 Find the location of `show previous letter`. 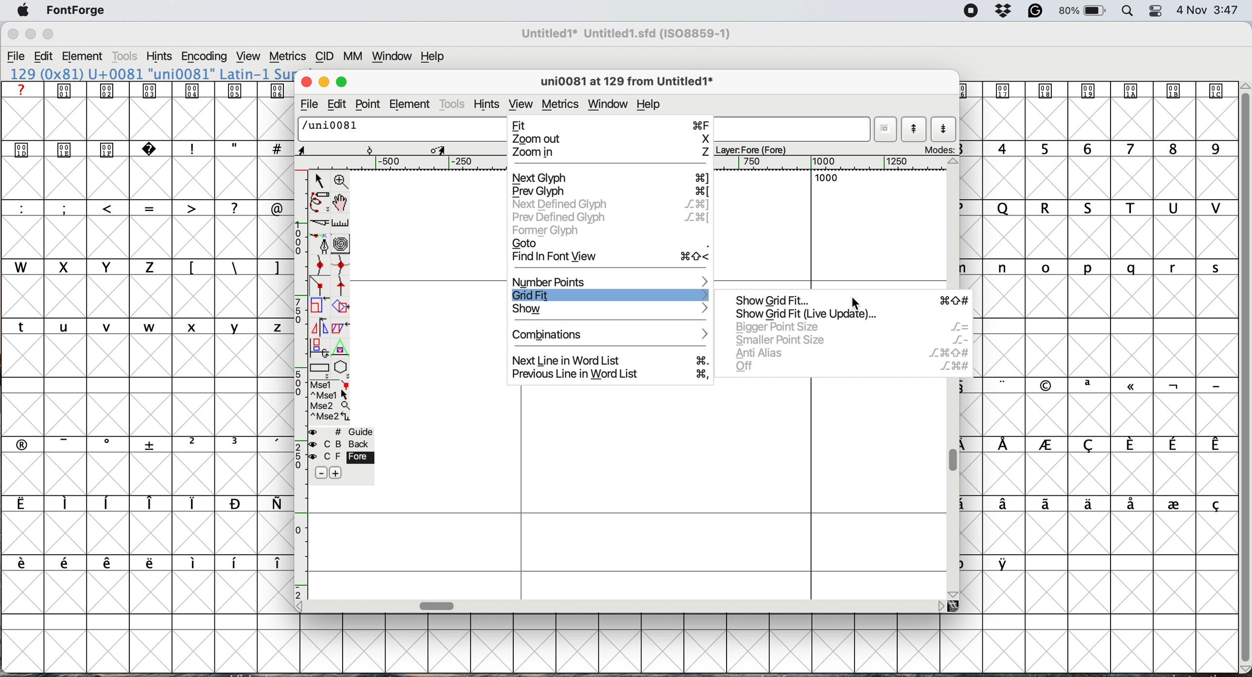

show previous letter is located at coordinates (914, 129).